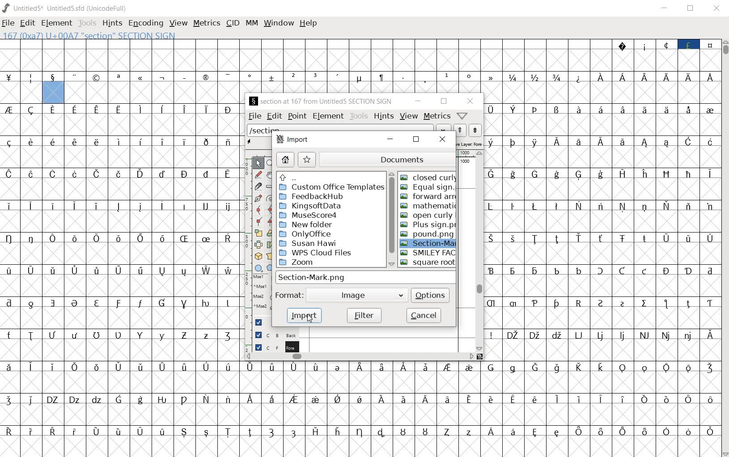 The height and width of the screenshot is (457, 729). Describe the element at coordinates (716, 9) in the screenshot. I see `CLOSE` at that location.